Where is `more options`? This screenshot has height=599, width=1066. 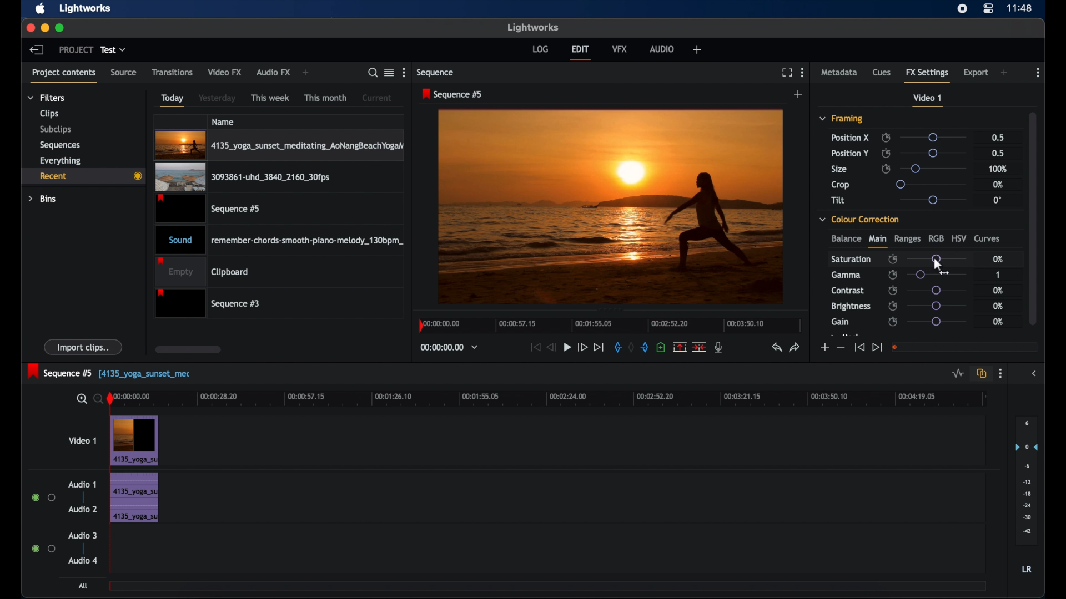 more options is located at coordinates (404, 73).